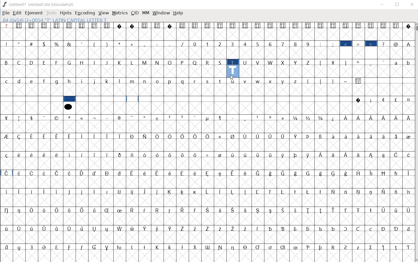 The image size is (418, 262). Describe the element at coordinates (95, 136) in the screenshot. I see `Symbol` at that location.